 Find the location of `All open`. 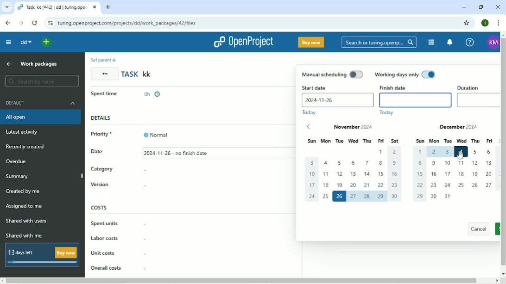

All open is located at coordinates (40, 118).